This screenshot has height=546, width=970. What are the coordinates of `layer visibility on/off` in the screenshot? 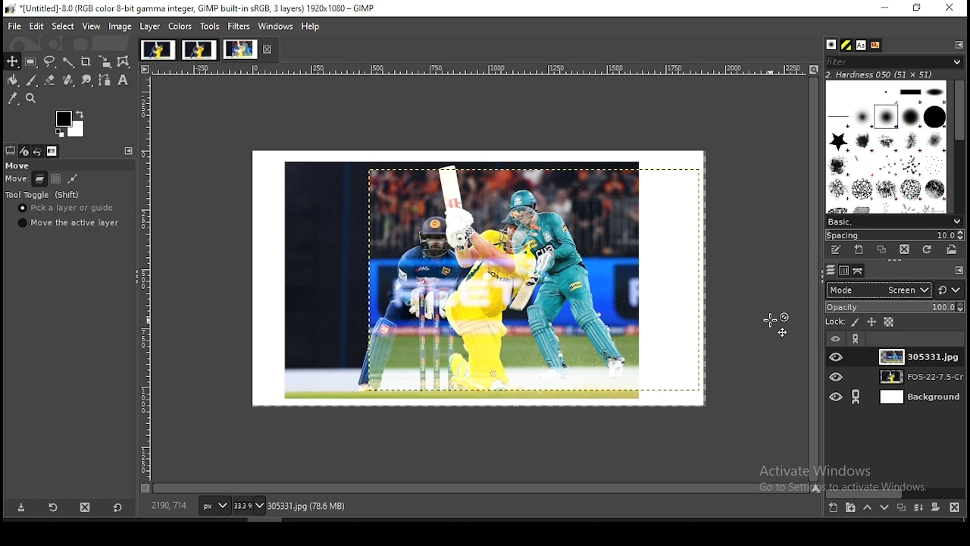 It's located at (837, 398).